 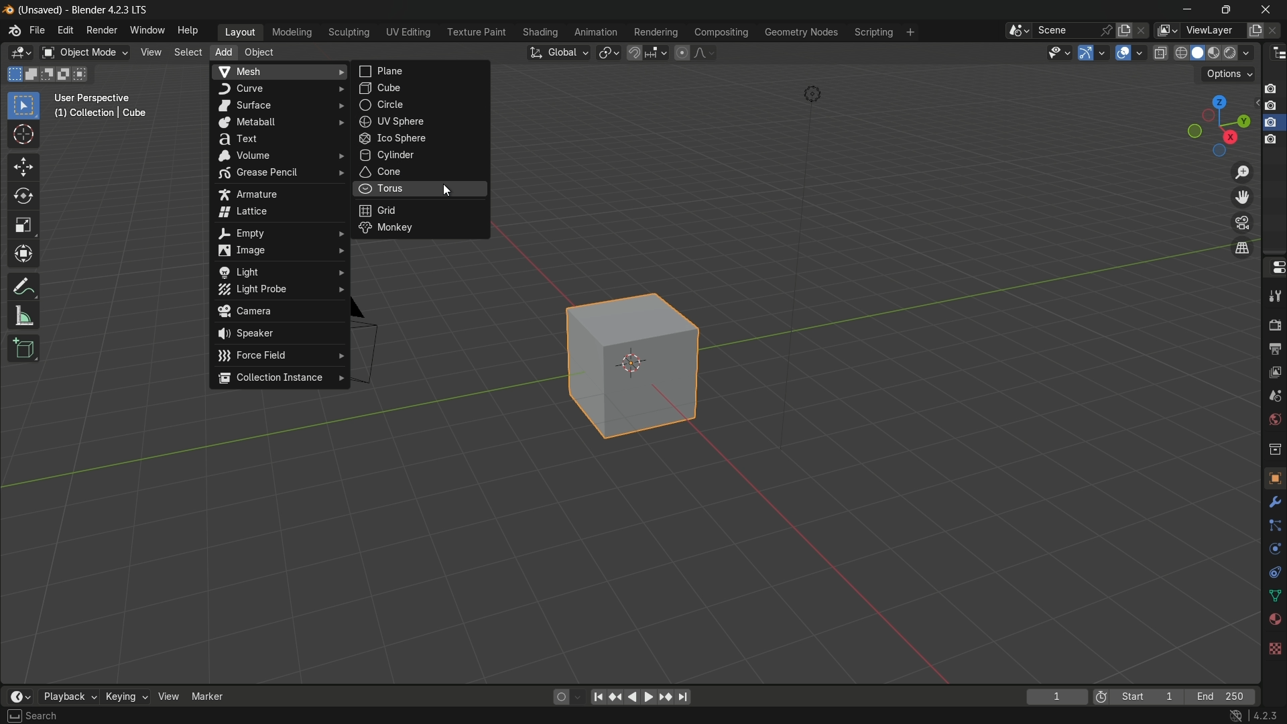 I want to click on selectability and visibility, so click(x=1060, y=52).